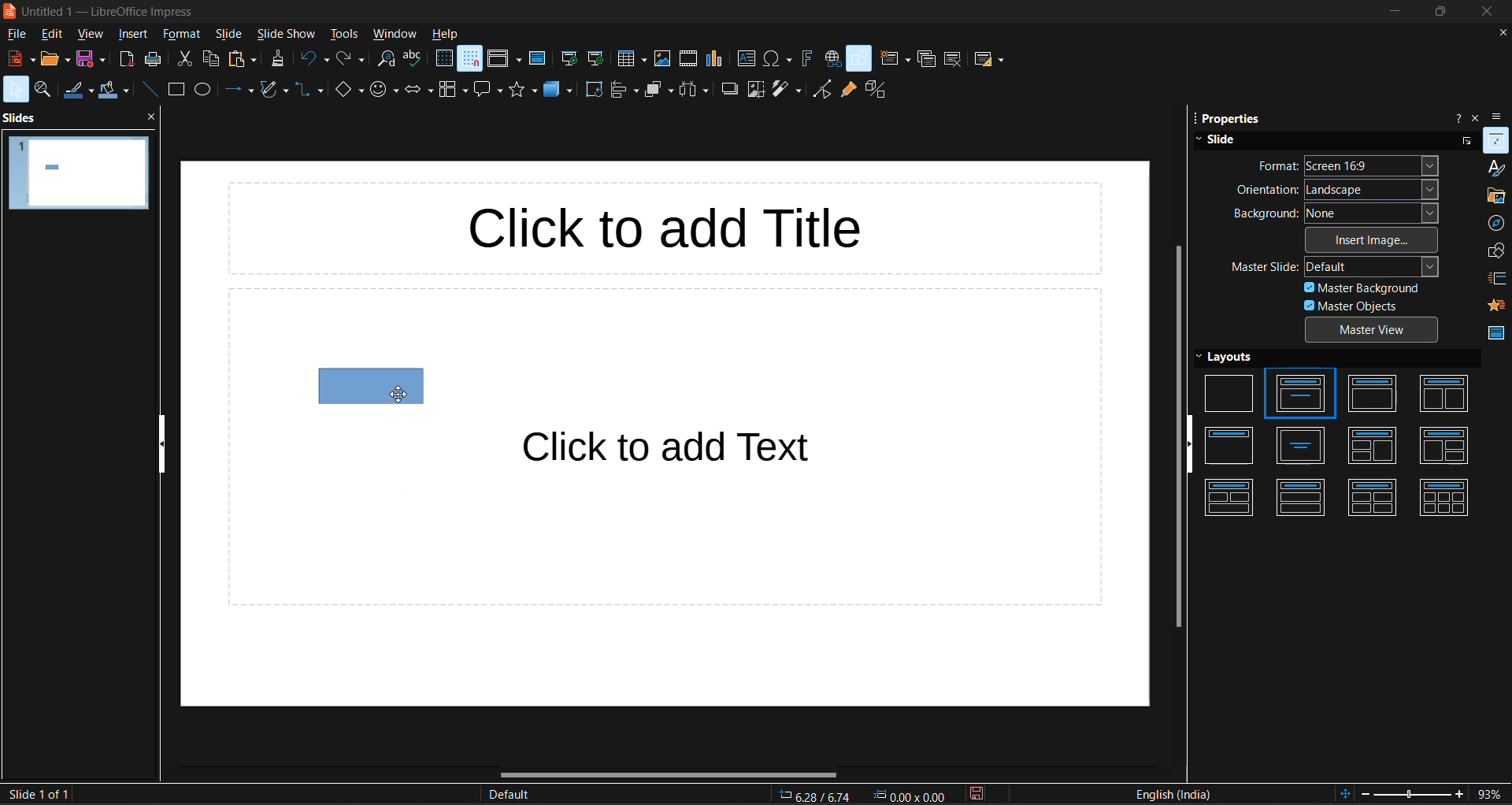 This screenshot has height=805, width=1512. I want to click on slide layout, so click(987, 59).